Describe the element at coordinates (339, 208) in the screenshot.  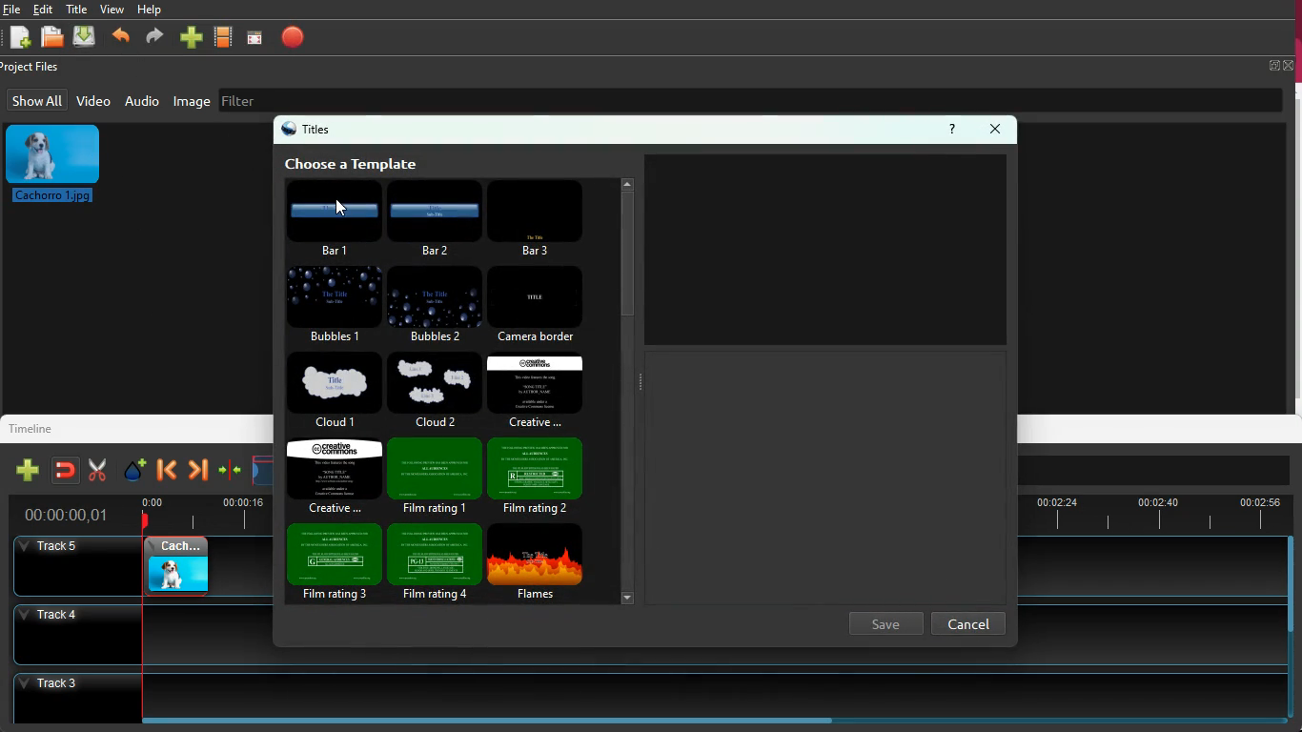
I see `cursor` at that location.